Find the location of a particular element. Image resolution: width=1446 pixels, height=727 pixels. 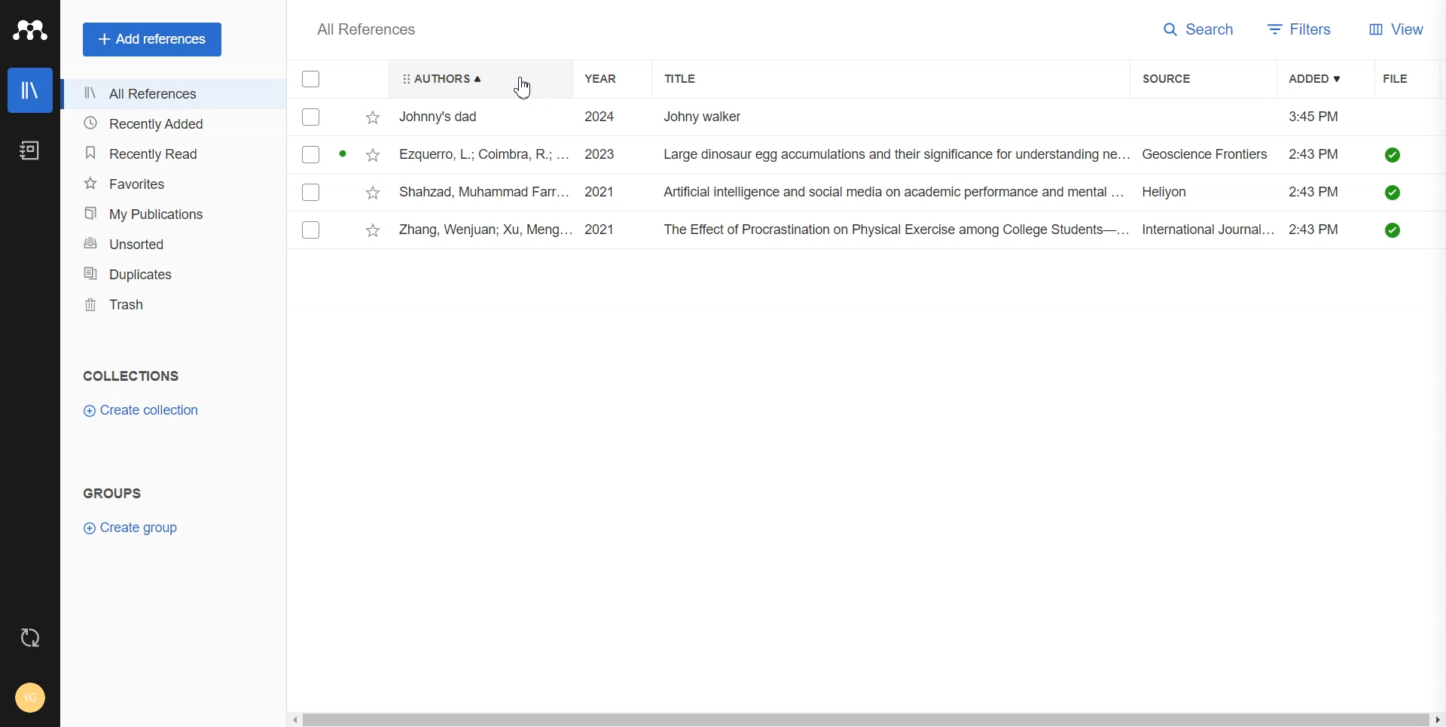

(un)select is located at coordinates (311, 231).